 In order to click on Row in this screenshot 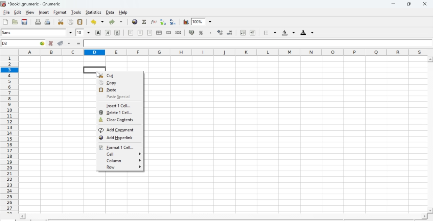, I will do `click(122, 167)`.